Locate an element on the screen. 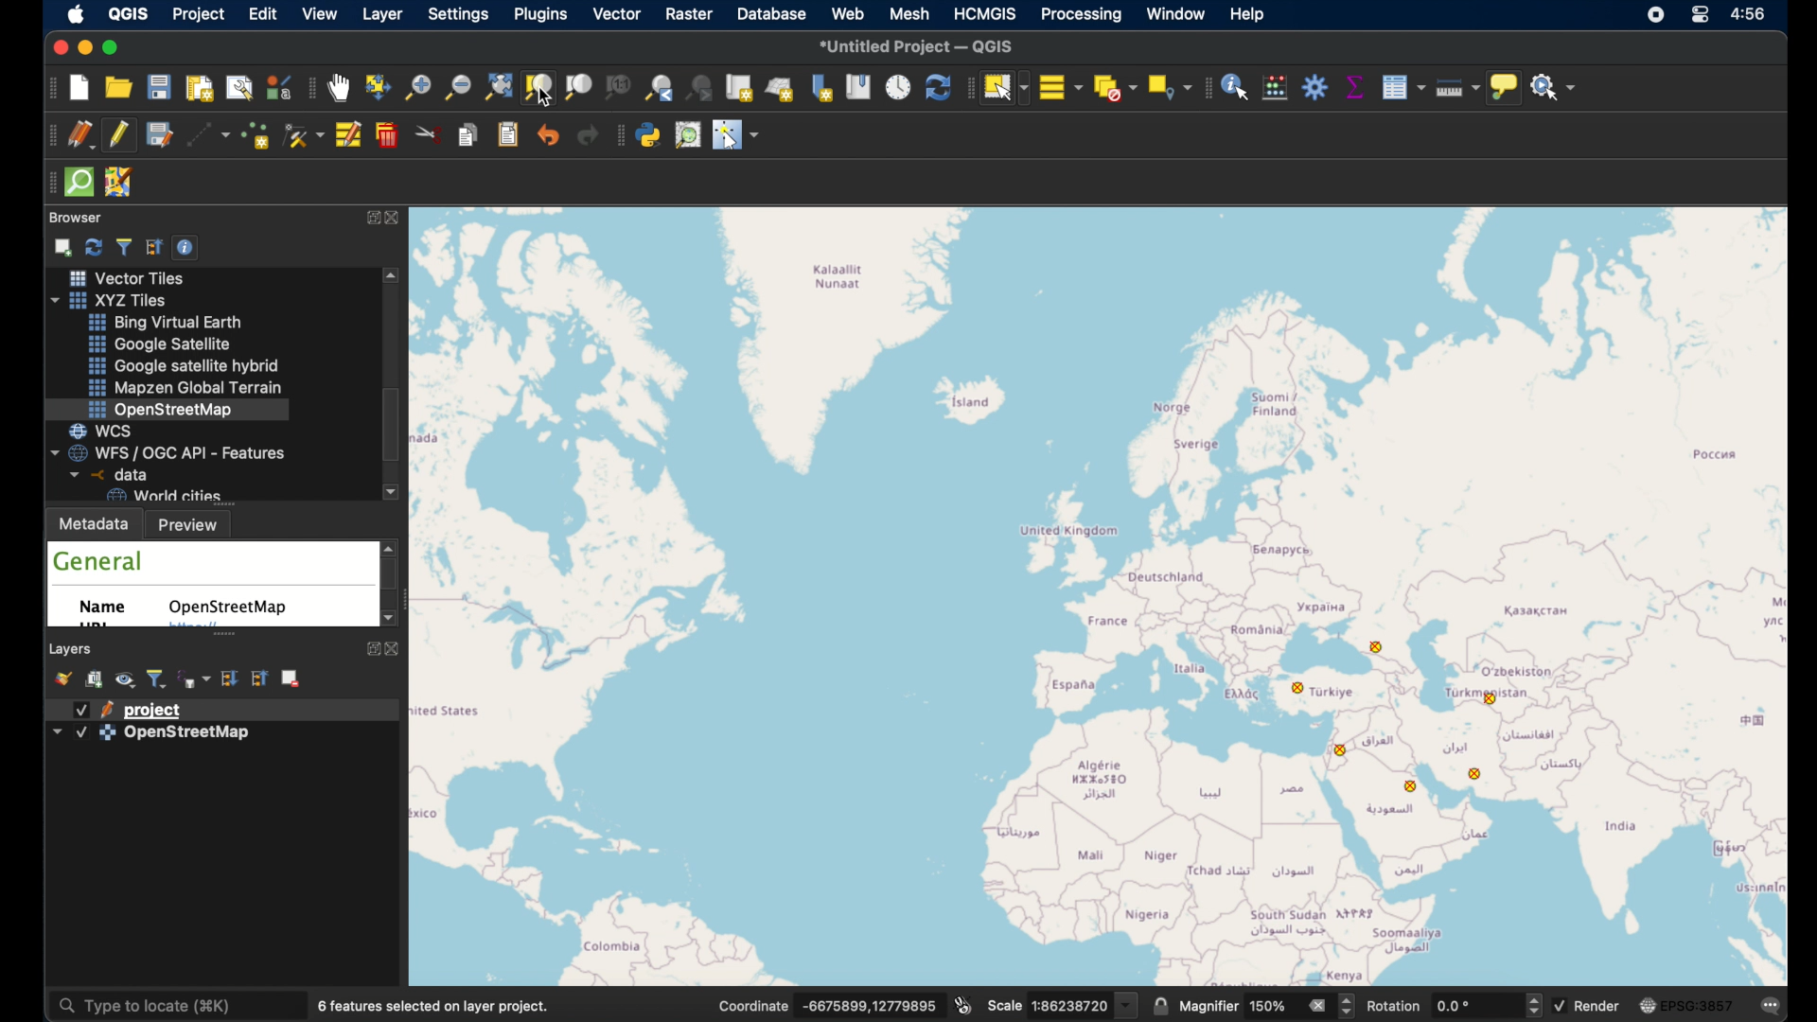 Image resolution: width=1817 pixels, height=1022 pixels. scroll down arrow is located at coordinates (385, 620).